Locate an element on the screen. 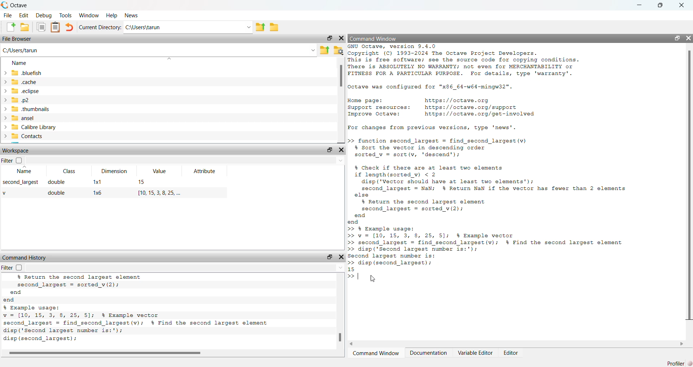  cursor is located at coordinates (374, 279).